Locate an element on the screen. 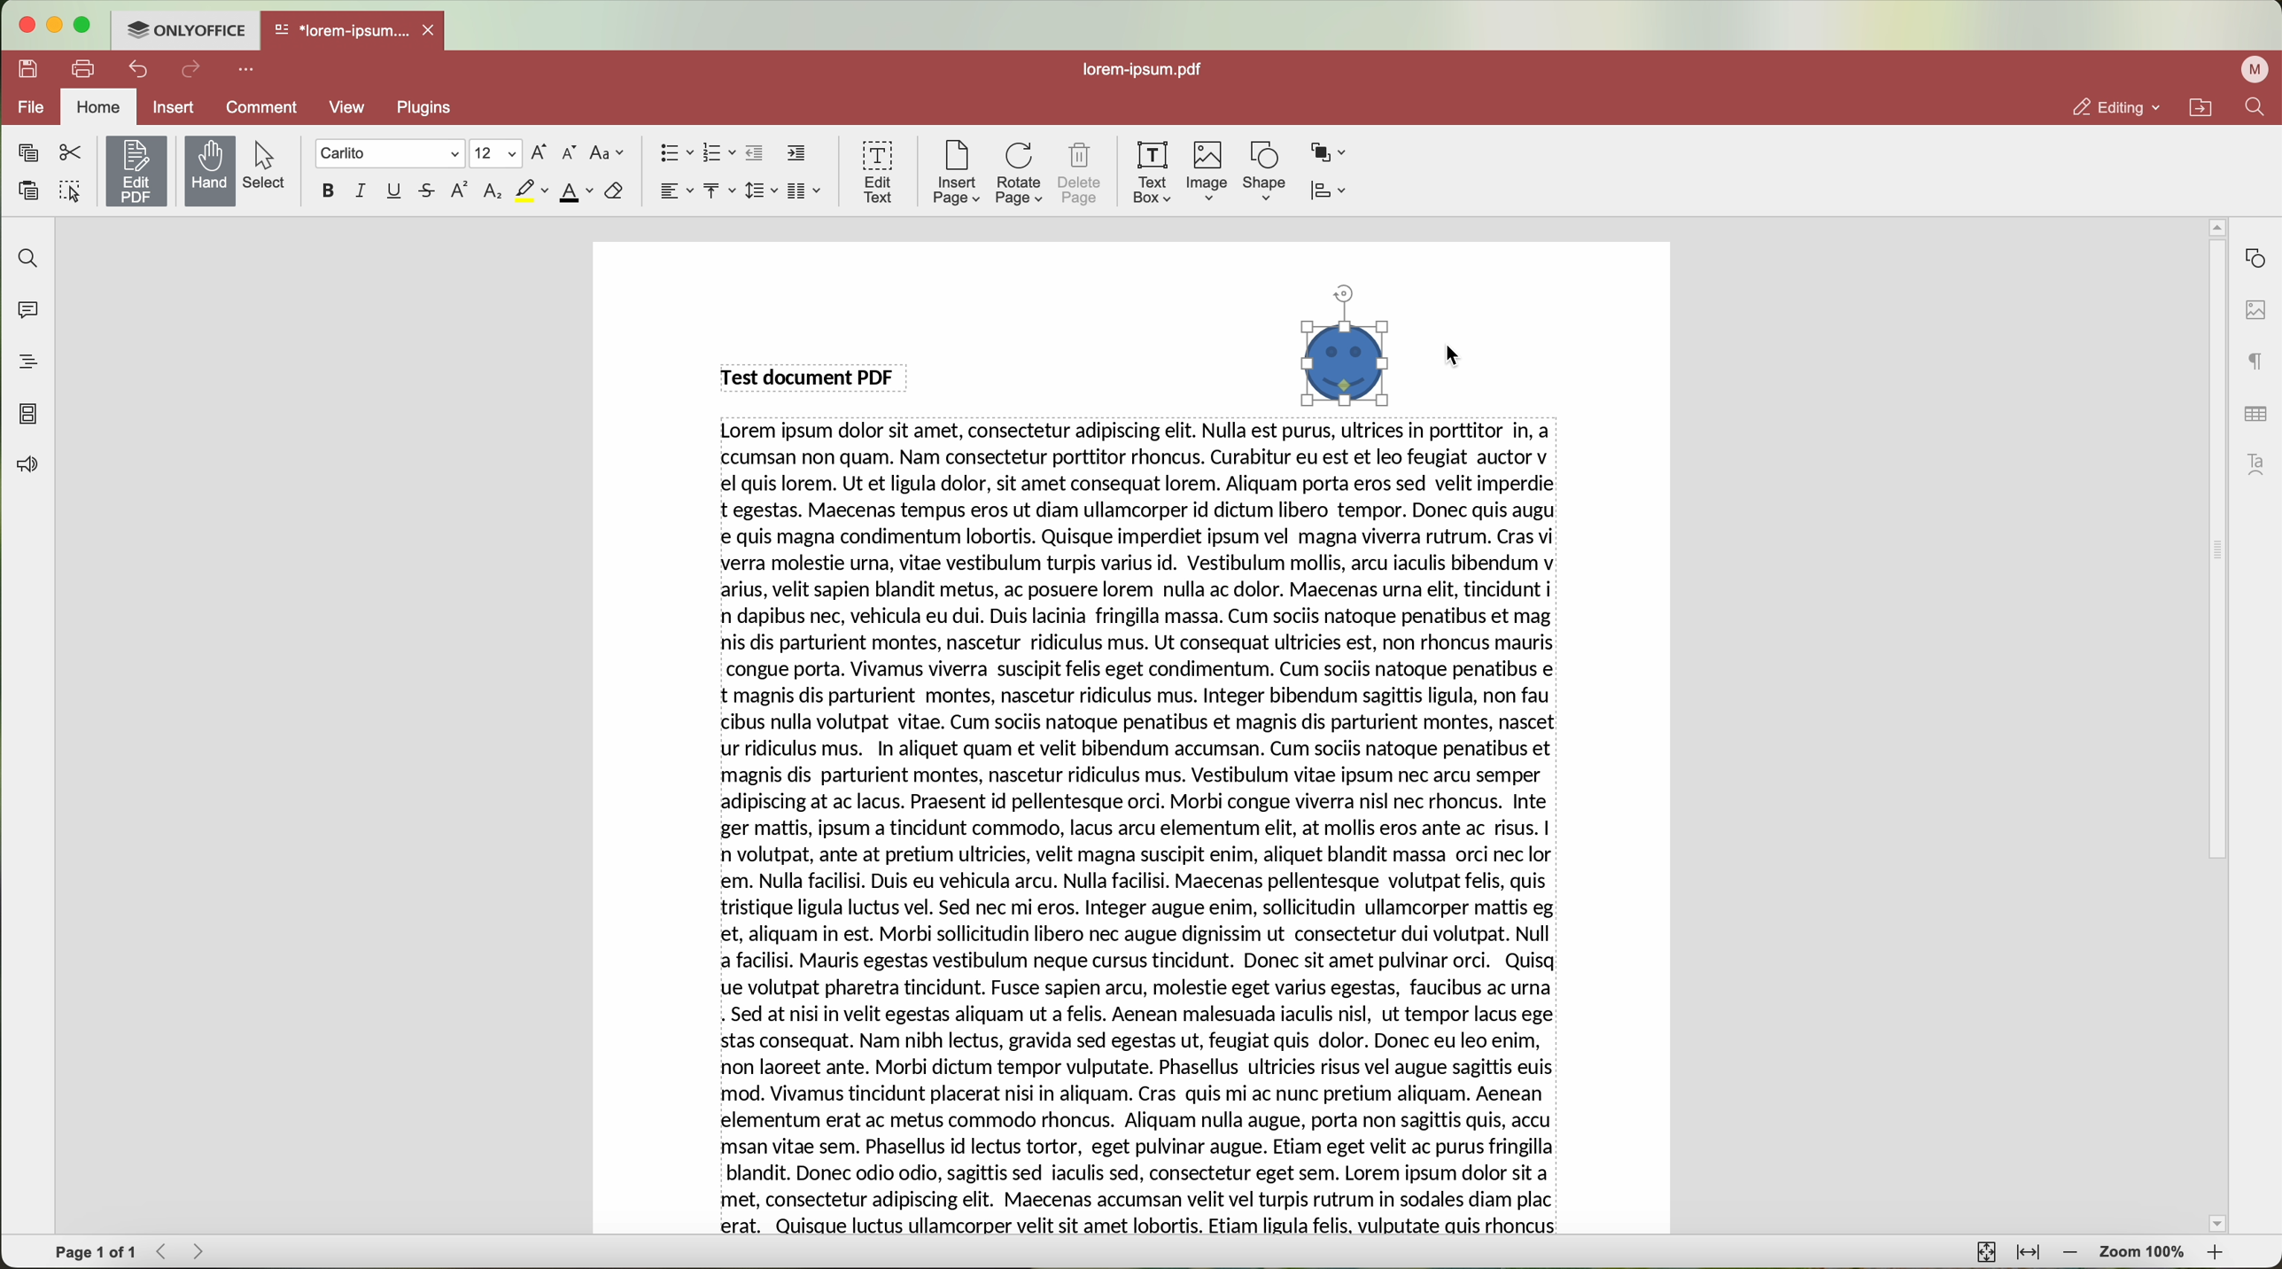 This screenshot has width=2282, height=1269. select is located at coordinates (271, 166).